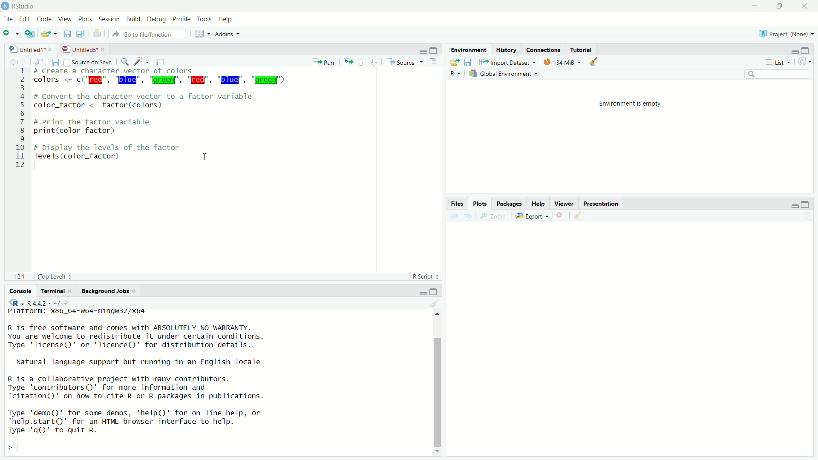  Describe the element at coordinates (421, 50) in the screenshot. I see `minimize` at that location.